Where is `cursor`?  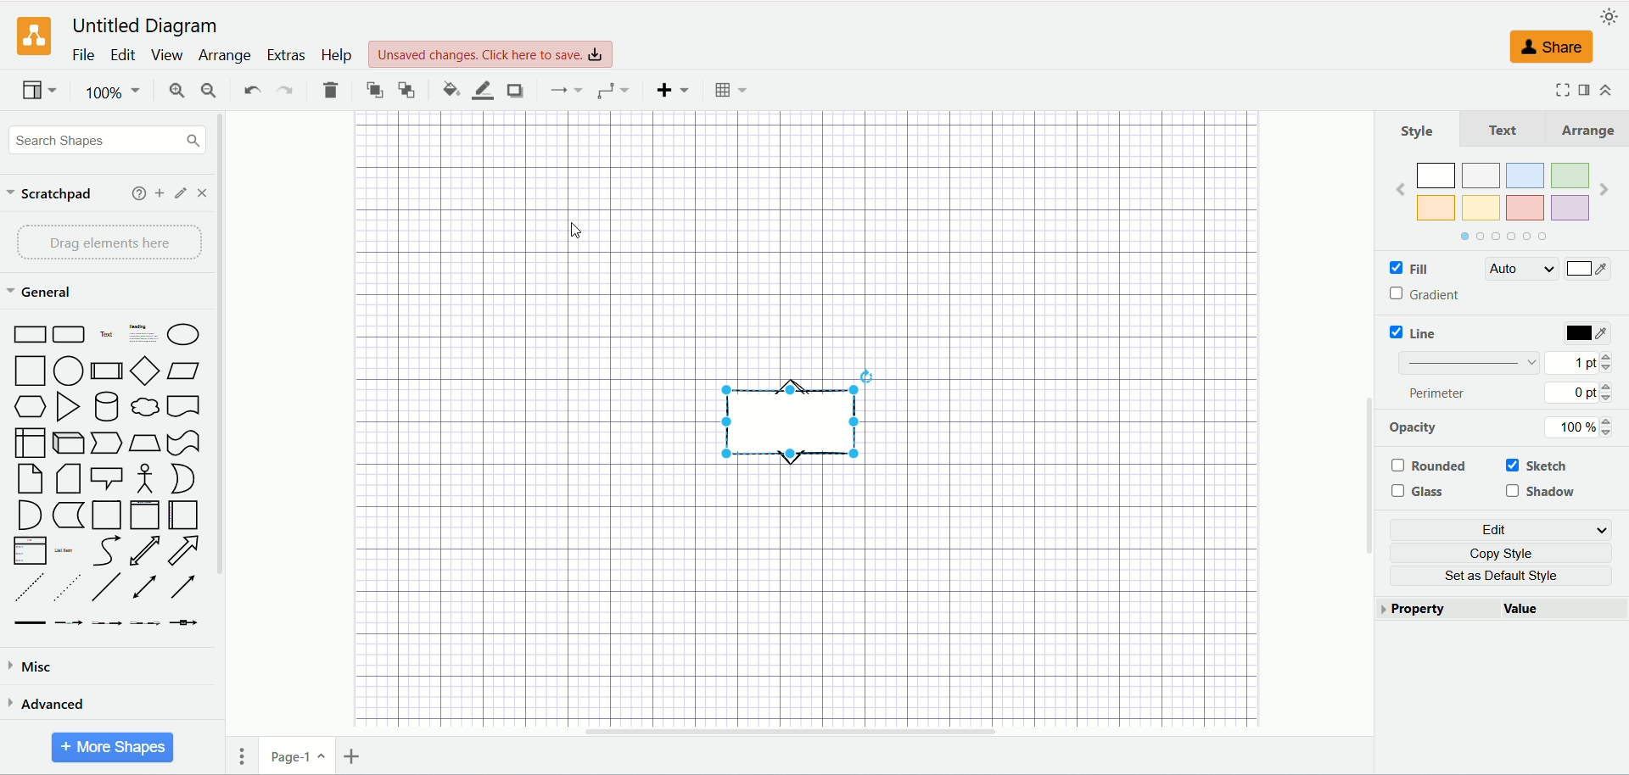 cursor is located at coordinates (577, 233).